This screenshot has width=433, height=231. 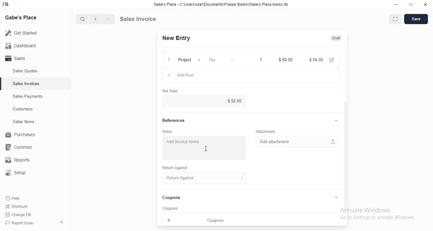 What do you see at coordinates (336, 198) in the screenshot?
I see `collapse/expand` at bounding box center [336, 198].